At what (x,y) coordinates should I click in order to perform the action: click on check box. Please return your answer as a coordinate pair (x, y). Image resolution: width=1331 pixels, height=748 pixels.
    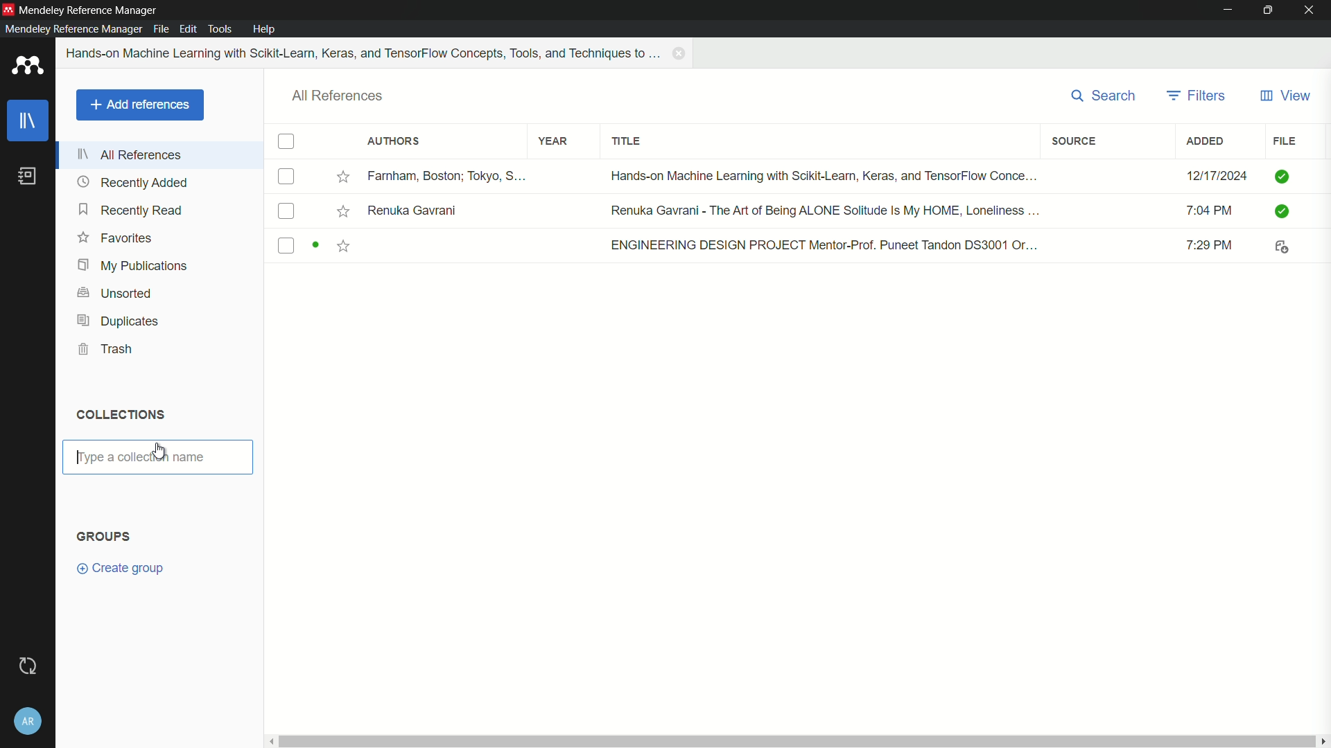
    Looking at the image, I should click on (286, 142).